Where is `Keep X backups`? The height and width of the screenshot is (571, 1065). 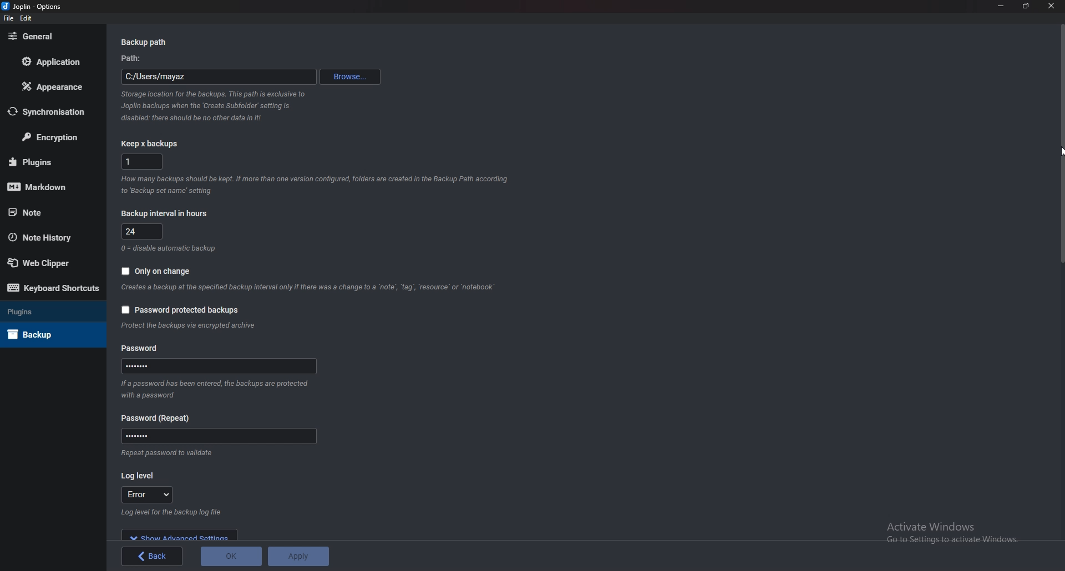 Keep X backups is located at coordinates (149, 144).